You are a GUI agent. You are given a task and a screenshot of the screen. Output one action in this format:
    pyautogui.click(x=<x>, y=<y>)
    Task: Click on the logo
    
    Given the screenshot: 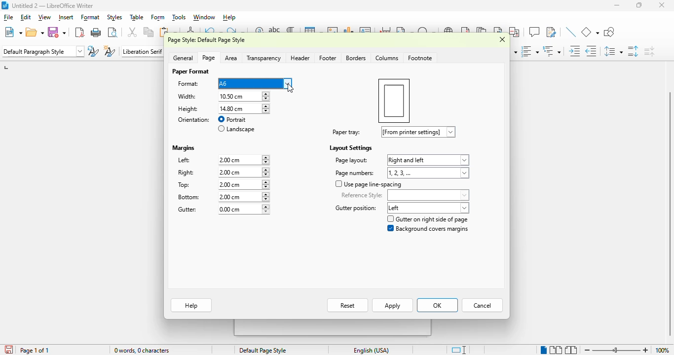 What is the action you would take?
    pyautogui.click(x=5, y=5)
    